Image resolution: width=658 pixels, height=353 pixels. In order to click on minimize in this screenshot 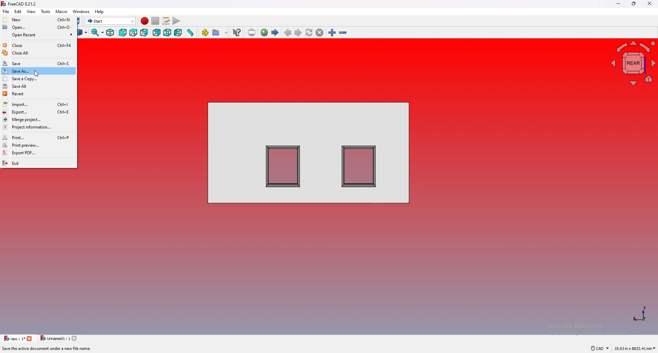, I will do `click(619, 3)`.